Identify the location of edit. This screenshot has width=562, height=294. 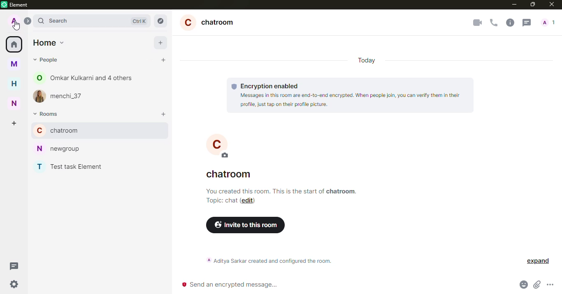
(247, 201).